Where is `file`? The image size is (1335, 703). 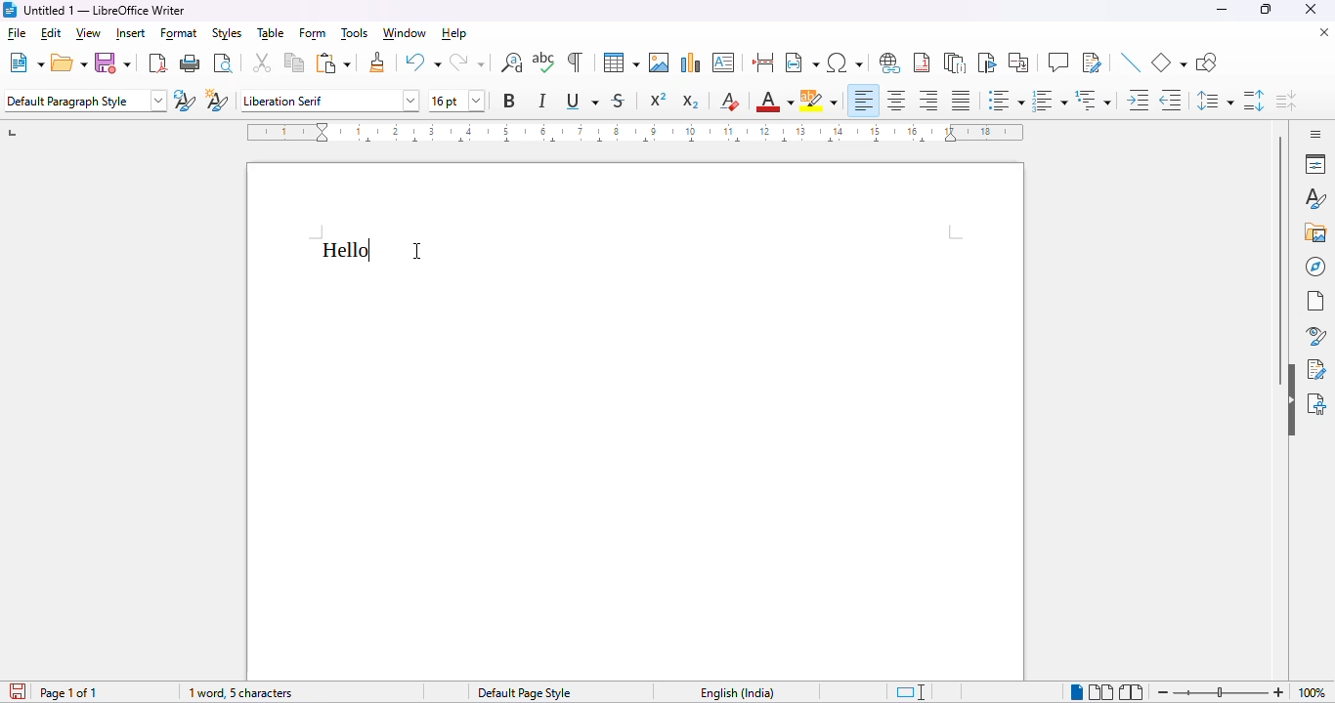 file is located at coordinates (16, 33).